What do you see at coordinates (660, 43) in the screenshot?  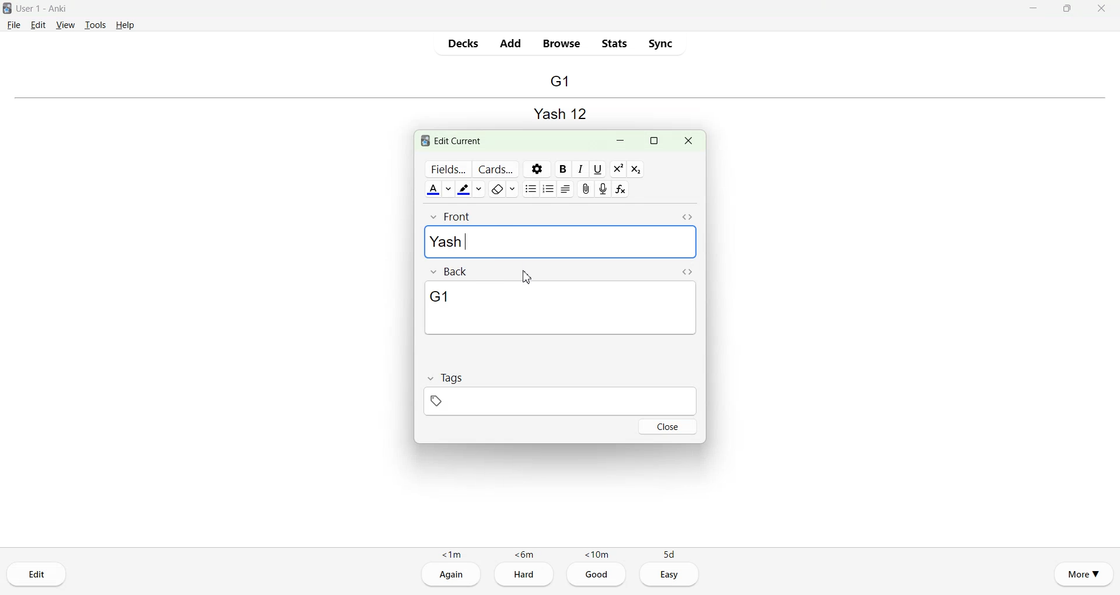 I see `Sync` at bounding box center [660, 43].